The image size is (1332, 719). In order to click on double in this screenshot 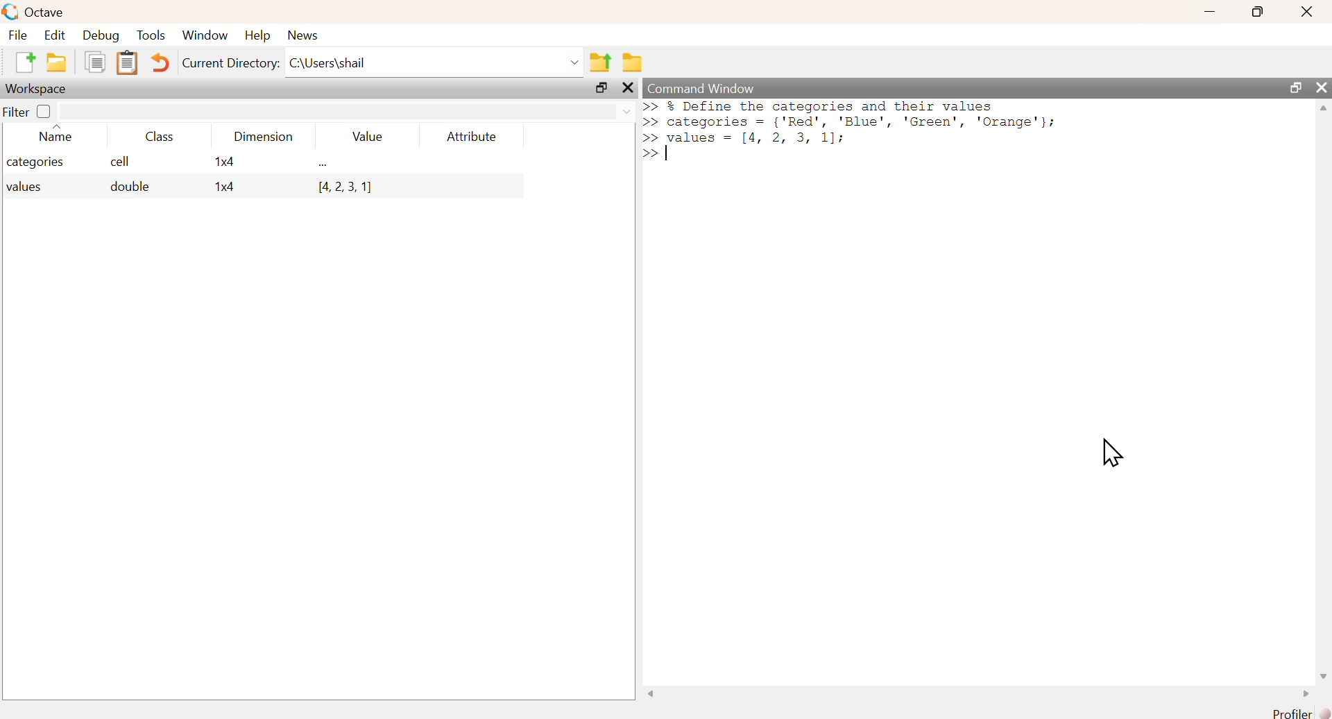, I will do `click(130, 186)`.